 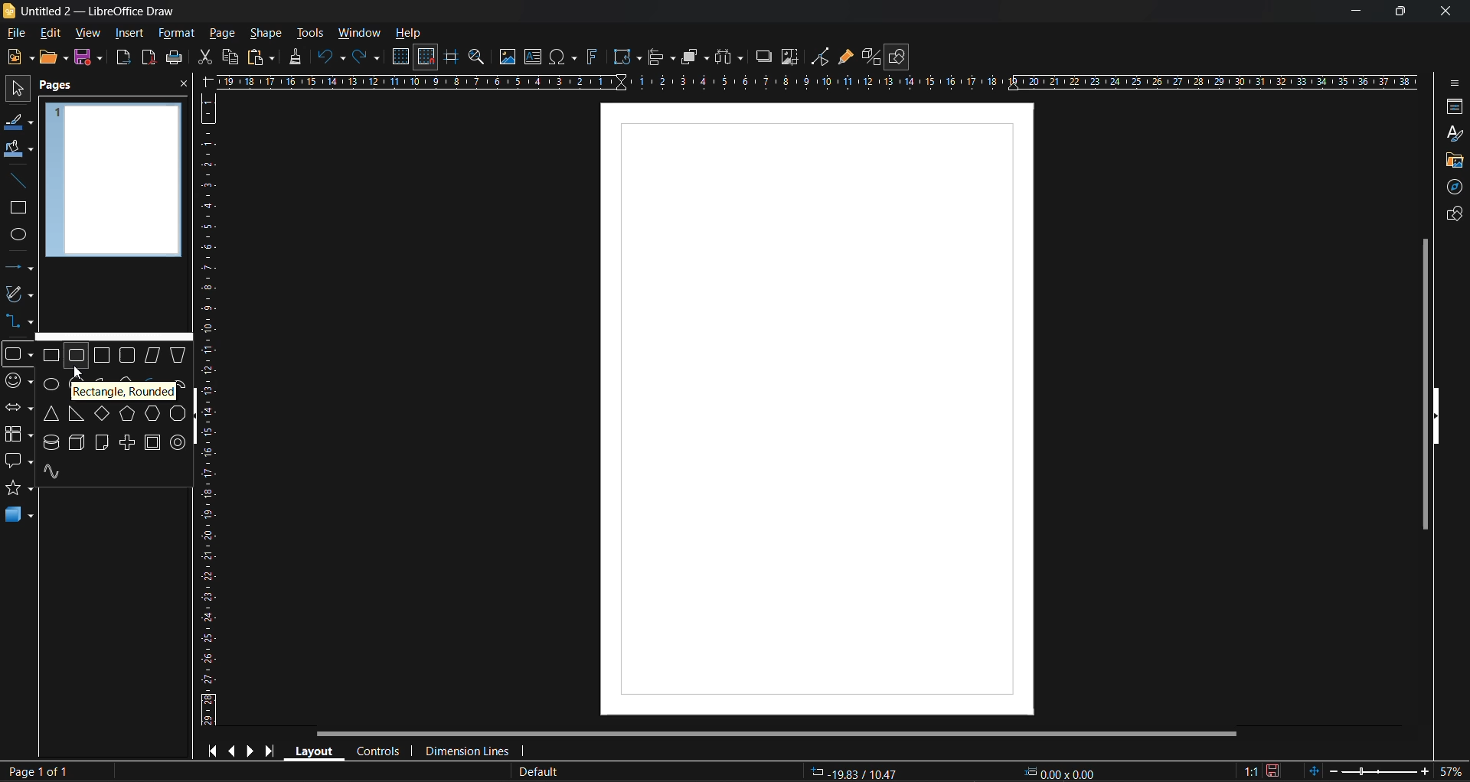 What do you see at coordinates (18, 409) in the screenshot?
I see `block arrows` at bounding box center [18, 409].